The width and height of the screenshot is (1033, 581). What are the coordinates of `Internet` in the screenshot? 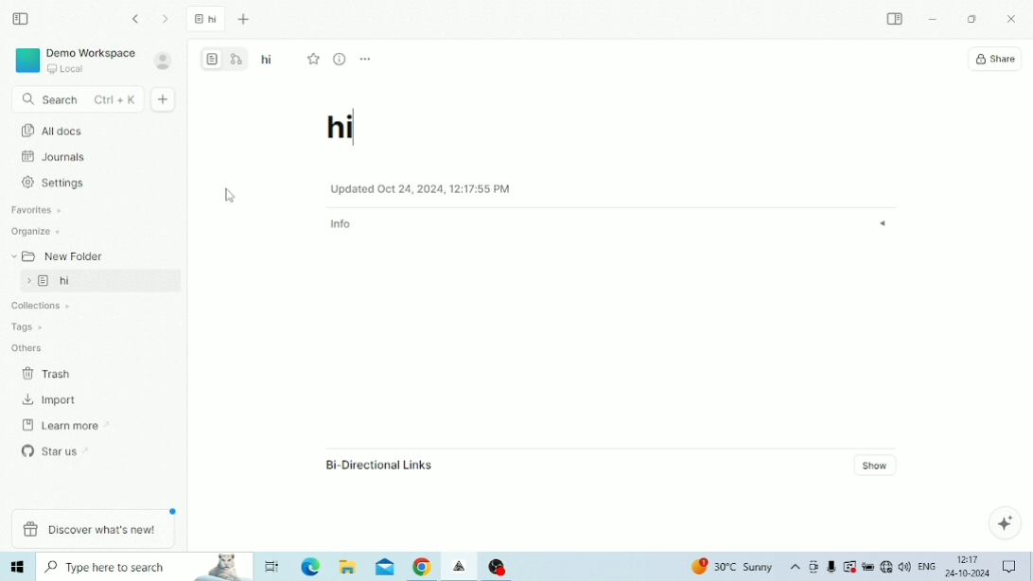 It's located at (885, 567).